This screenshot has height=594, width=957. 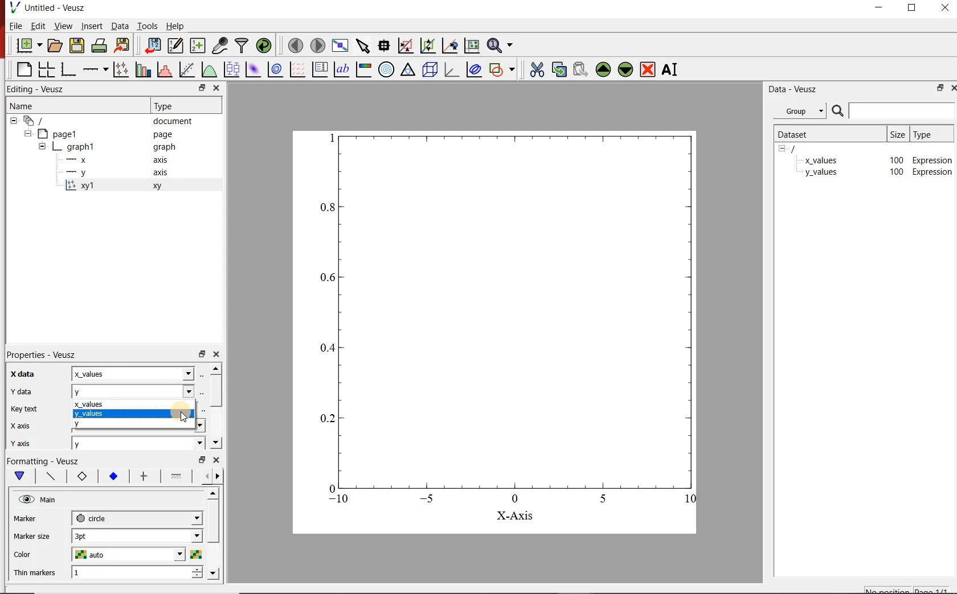 What do you see at coordinates (898, 134) in the screenshot?
I see `size ` at bounding box center [898, 134].